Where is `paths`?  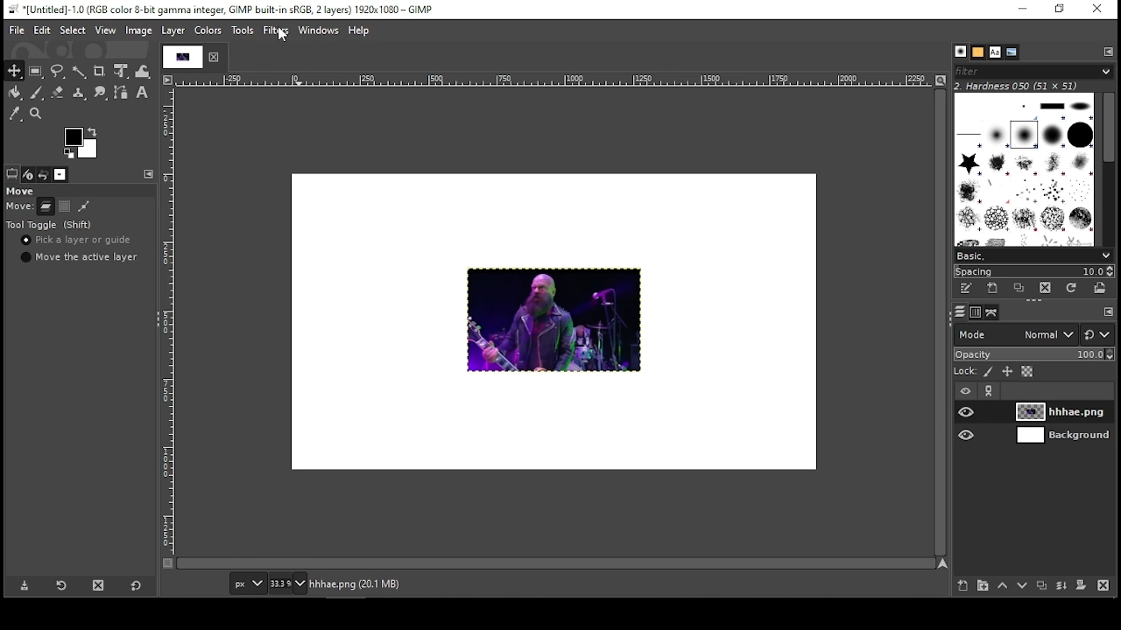
paths is located at coordinates (993, 311).